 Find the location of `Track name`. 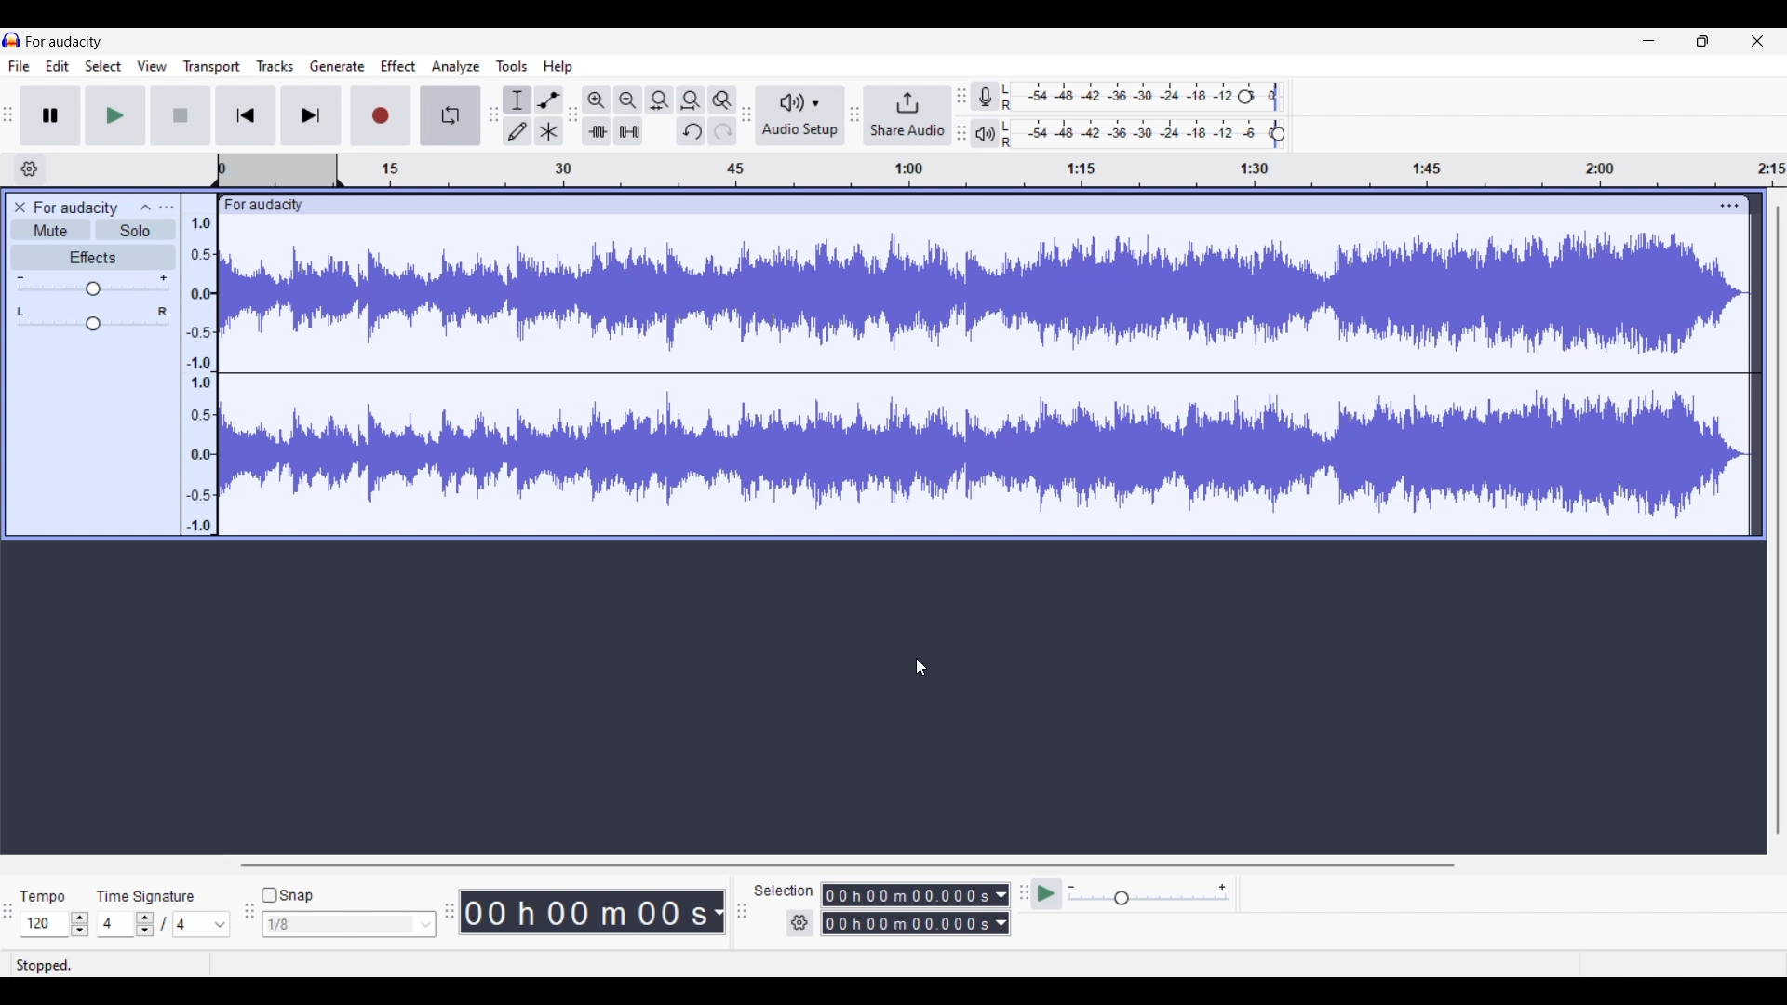

Track name is located at coordinates (263, 205).